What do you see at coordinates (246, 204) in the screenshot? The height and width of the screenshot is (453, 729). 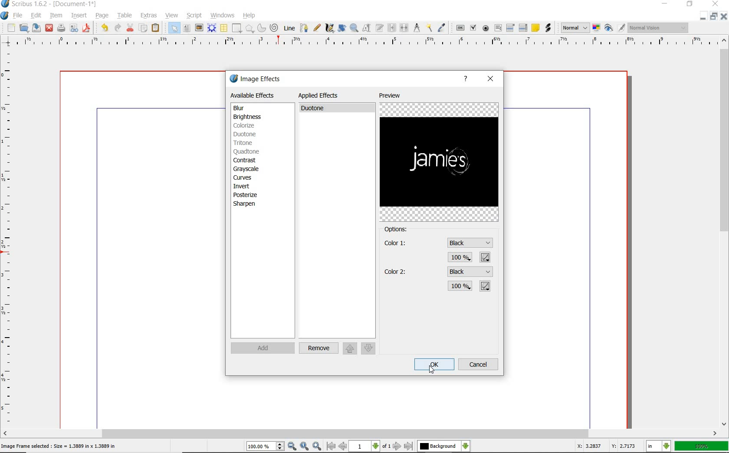 I see `sharpen` at bounding box center [246, 204].